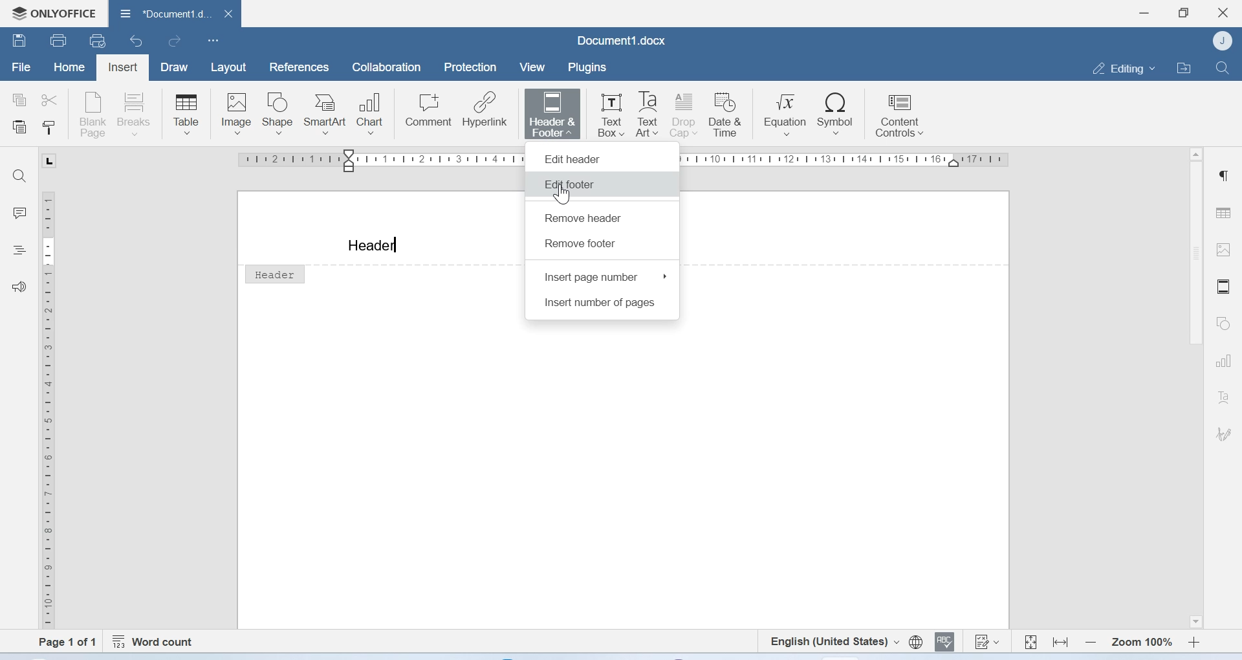 The height and width of the screenshot is (660, 1242). I want to click on Print file, so click(58, 39).